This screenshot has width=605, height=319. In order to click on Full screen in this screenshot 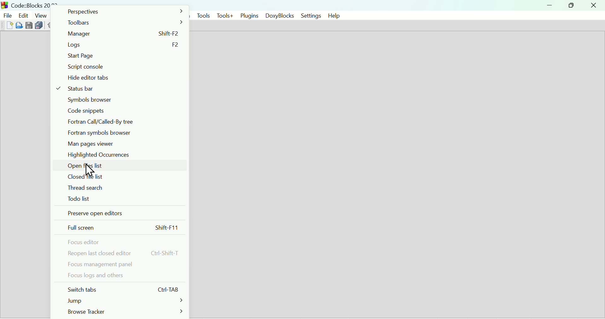, I will do `click(123, 228)`.